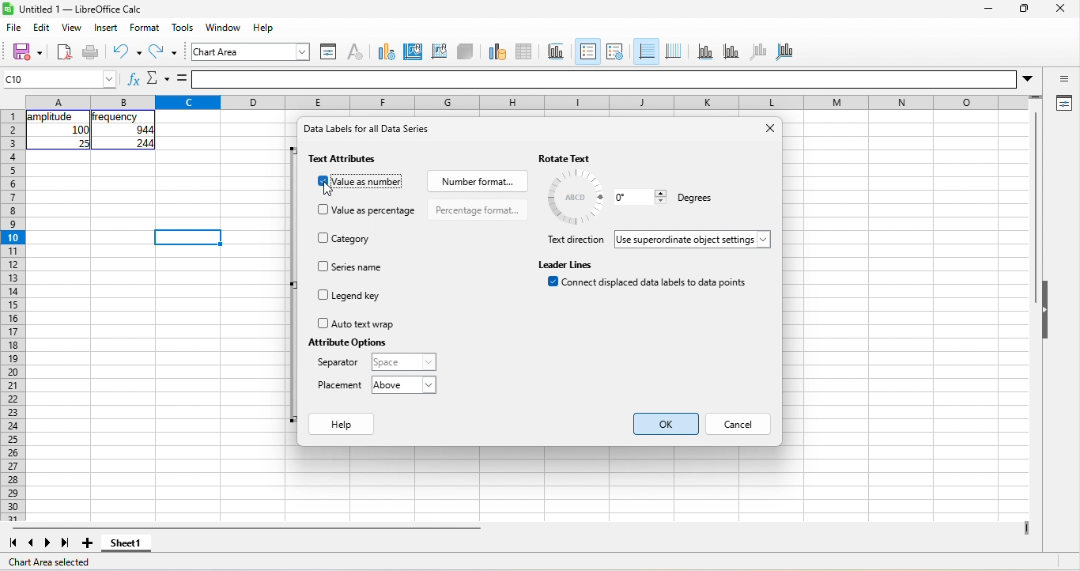 The height and width of the screenshot is (571, 1080). Describe the element at coordinates (354, 51) in the screenshot. I see `character` at that location.